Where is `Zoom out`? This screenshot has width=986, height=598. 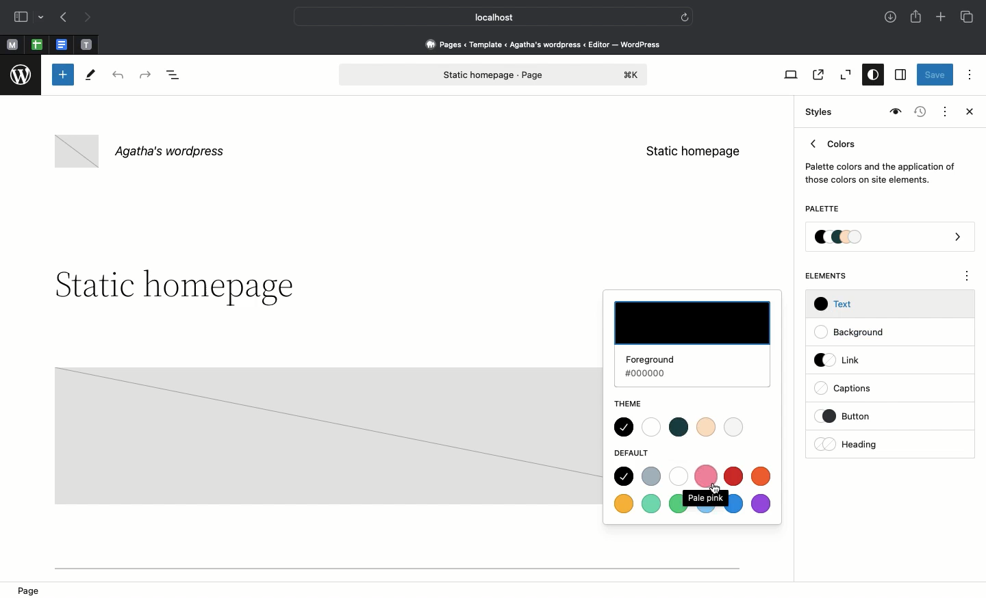 Zoom out is located at coordinates (844, 75).